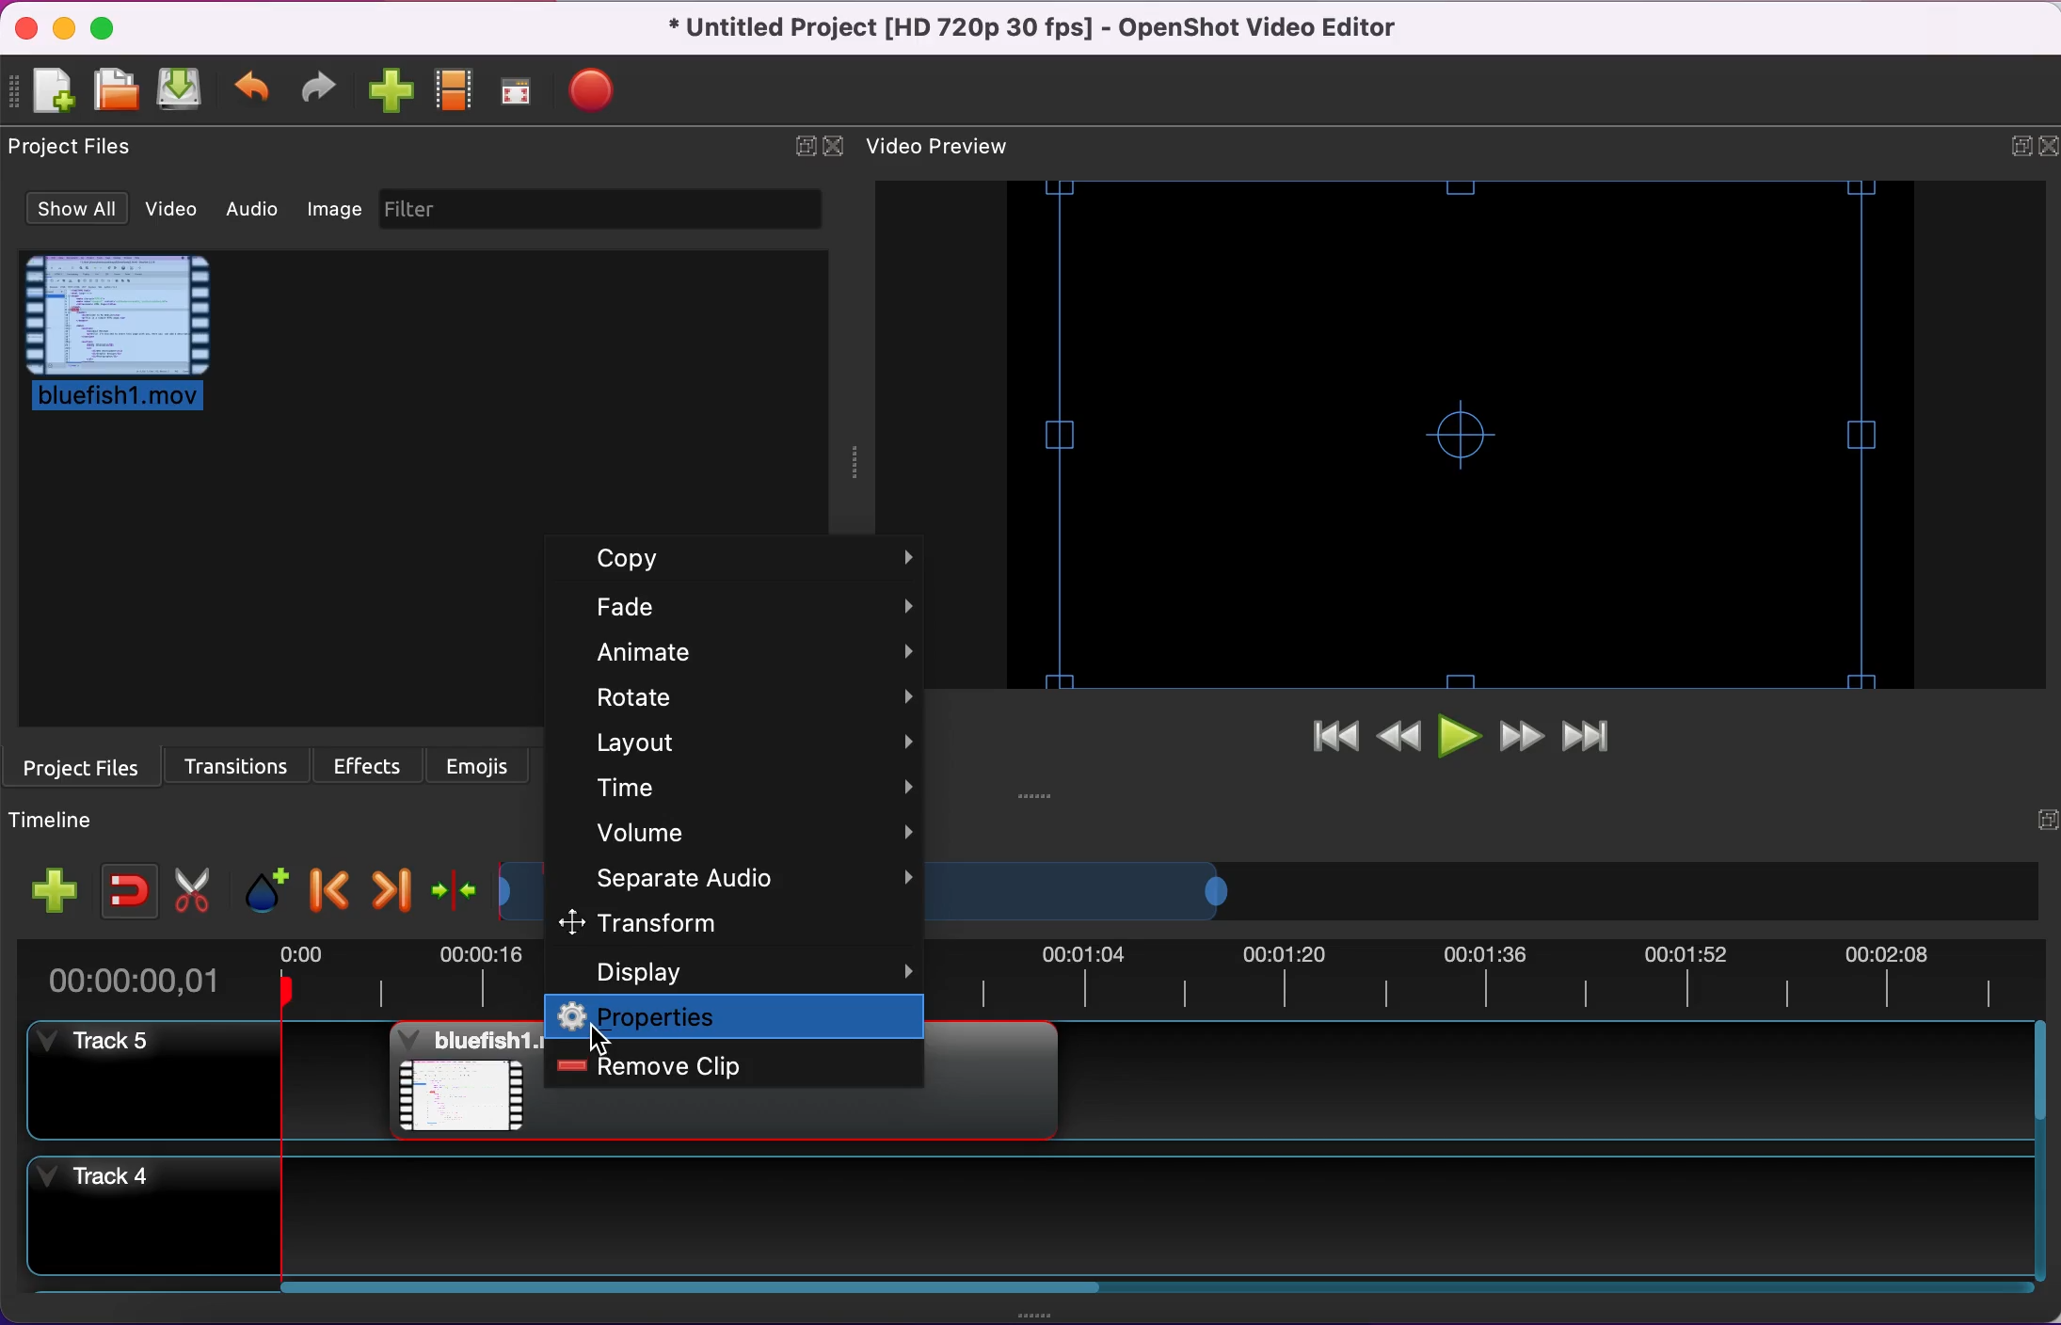 The image size is (2061, 1325). What do you see at coordinates (836, 147) in the screenshot?
I see `close` at bounding box center [836, 147].